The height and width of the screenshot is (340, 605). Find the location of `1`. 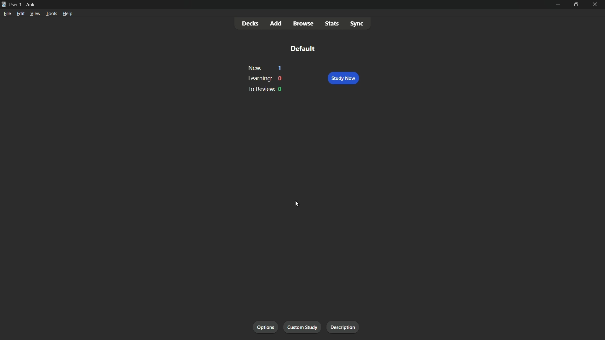

1 is located at coordinates (281, 68).